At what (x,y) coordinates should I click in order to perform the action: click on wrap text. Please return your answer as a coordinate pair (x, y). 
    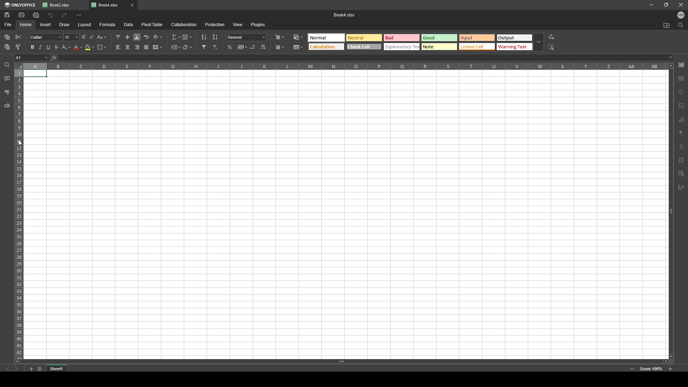
    Looking at the image, I should click on (147, 37).